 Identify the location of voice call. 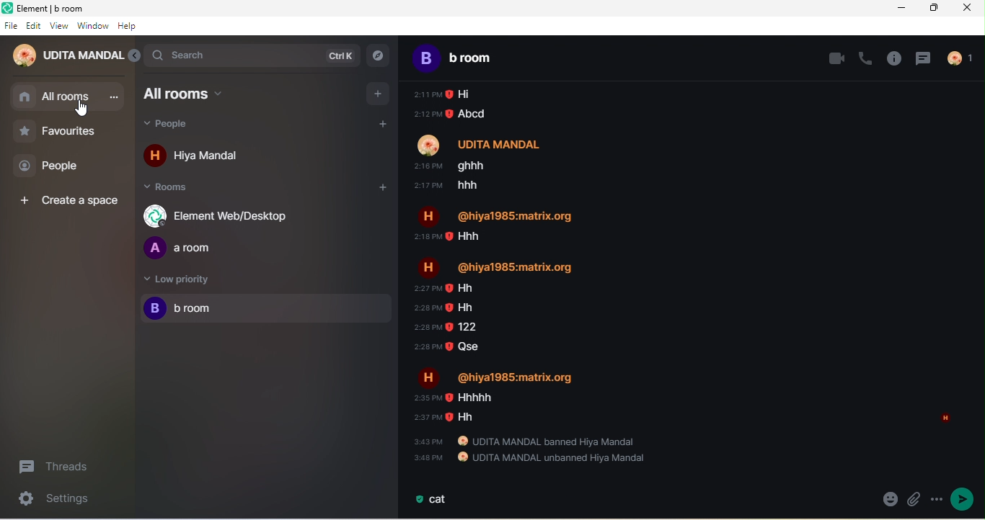
(867, 57).